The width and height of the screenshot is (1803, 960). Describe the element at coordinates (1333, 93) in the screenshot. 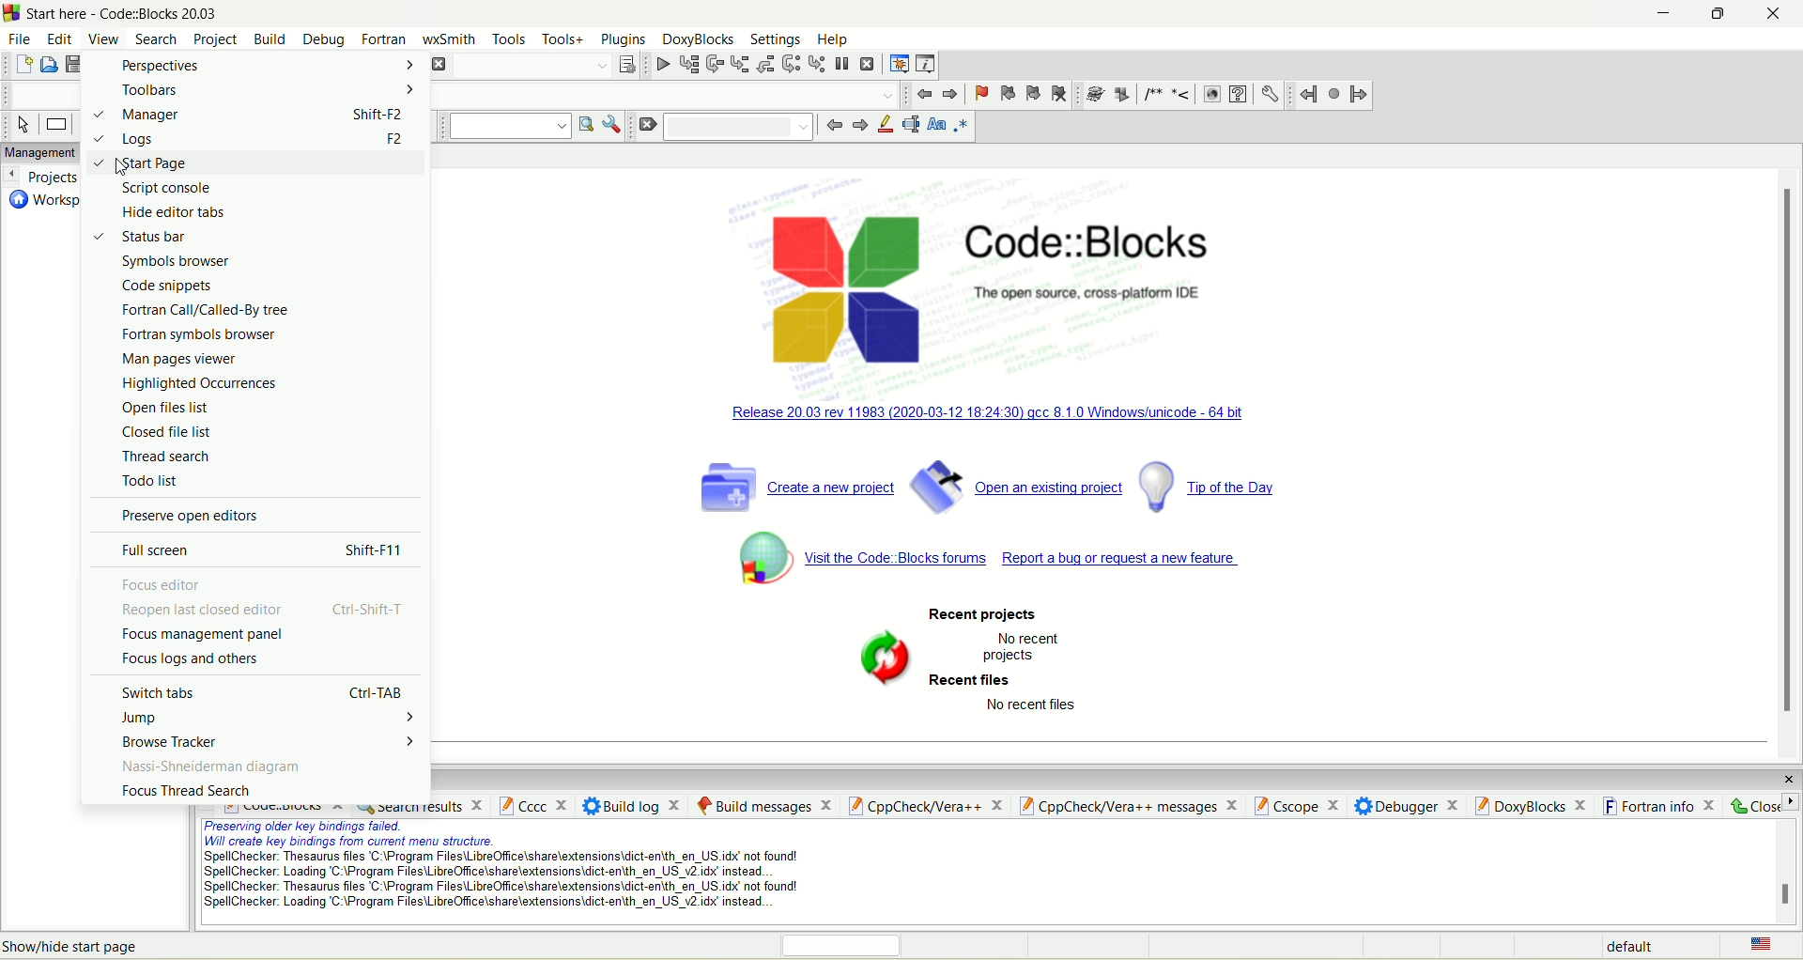

I see `last jump` at that location.